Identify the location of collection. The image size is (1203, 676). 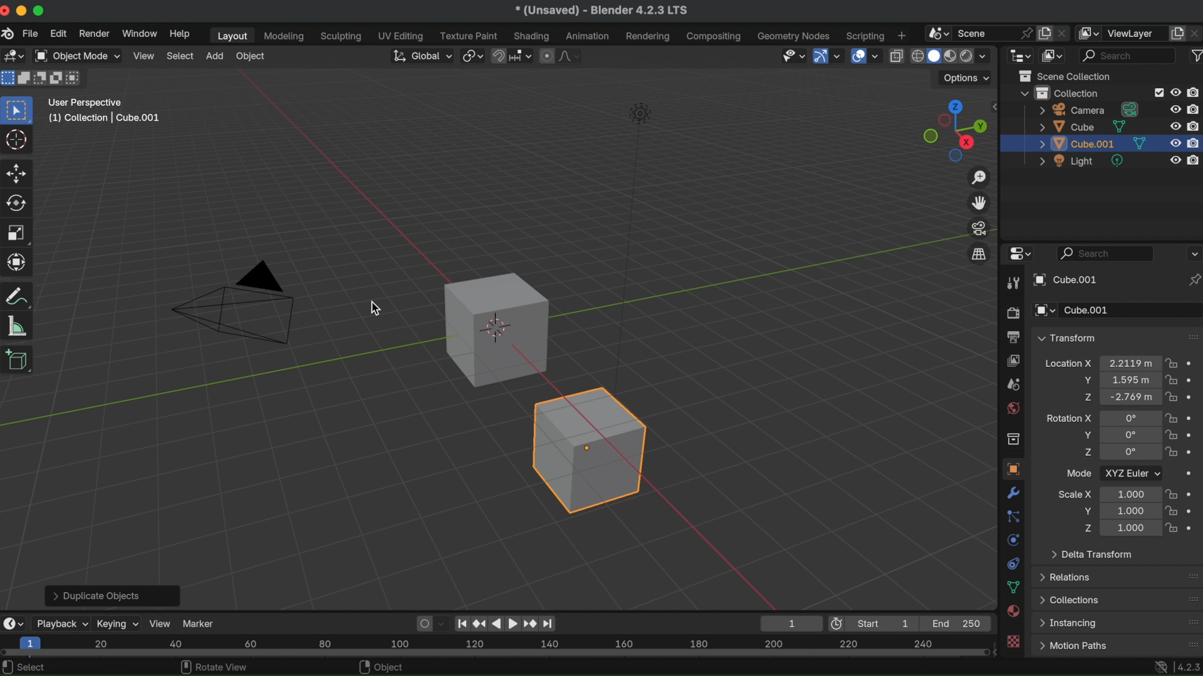
(1060, 93).